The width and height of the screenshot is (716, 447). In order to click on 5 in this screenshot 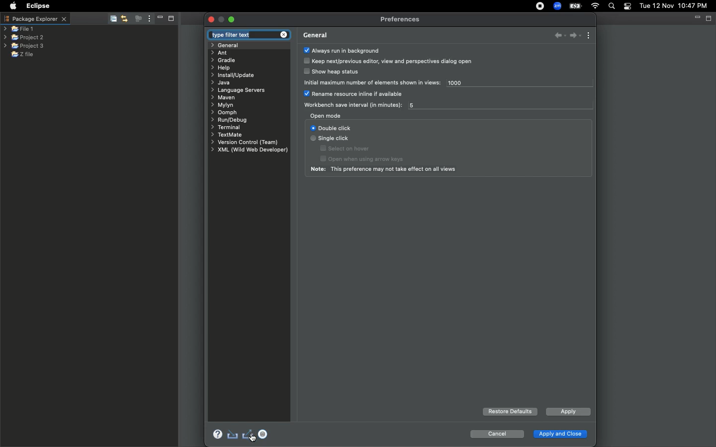, I will do `click(416, 106)`.